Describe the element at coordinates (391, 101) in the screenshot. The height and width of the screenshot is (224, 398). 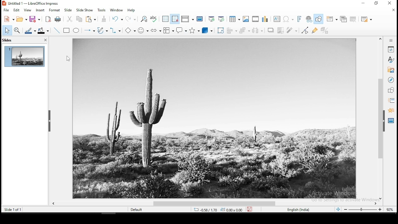
I see `slide transition` at that location.